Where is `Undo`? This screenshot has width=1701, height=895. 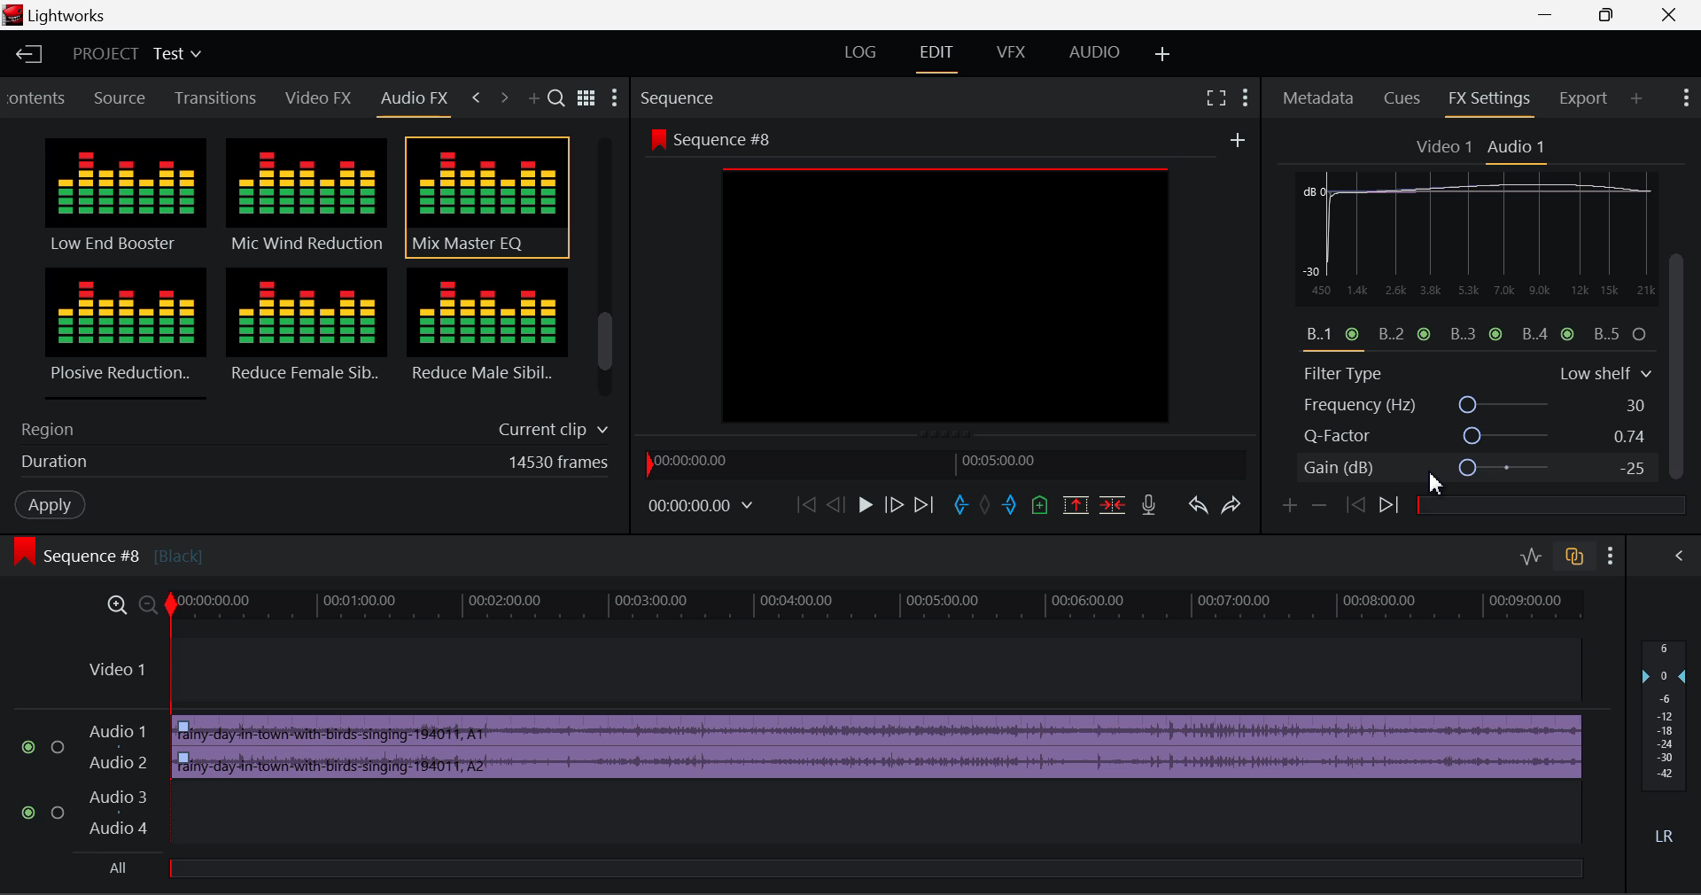 Undo is located at coordinates (1200, 510).